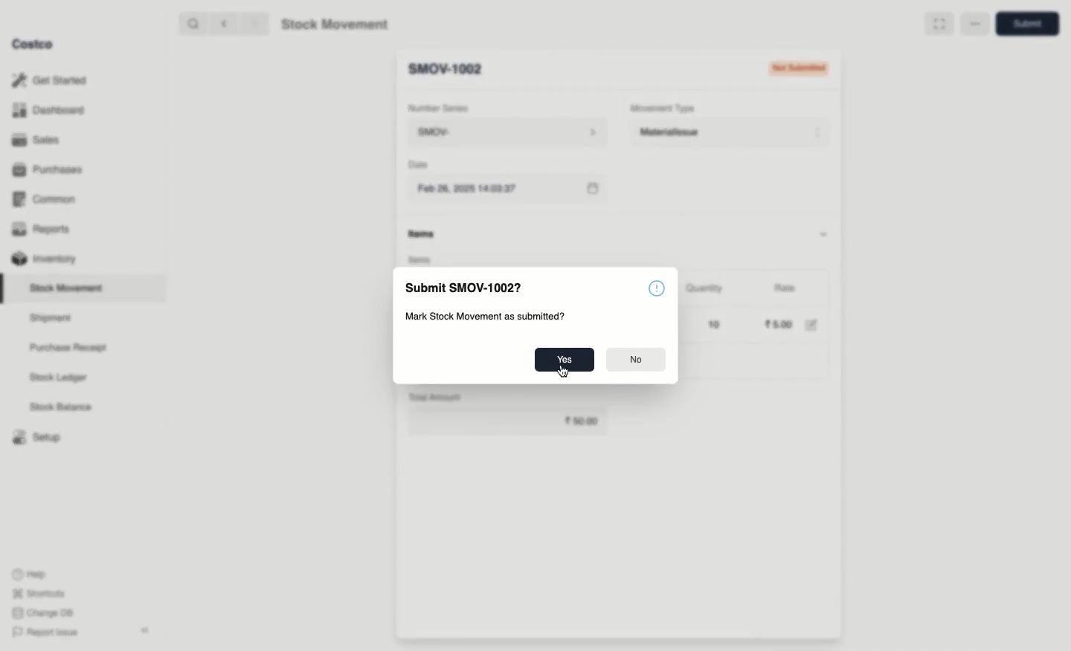 This screenshot has height=651, width=1071. Describe the element at coordinates (51, 171) in the screenshot. I see `Purchases` at that location.